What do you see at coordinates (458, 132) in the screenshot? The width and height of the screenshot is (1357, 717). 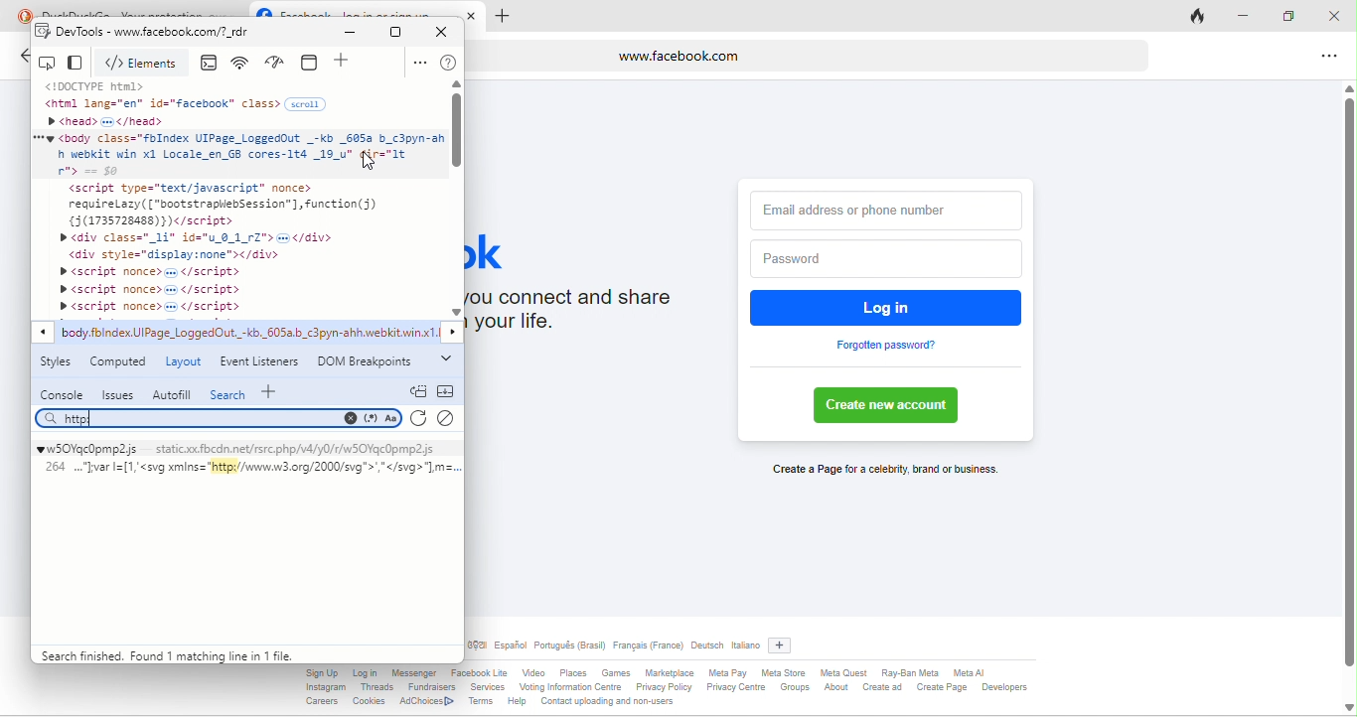 I see `vertical scroll bar` at bounding box center [458, 132].